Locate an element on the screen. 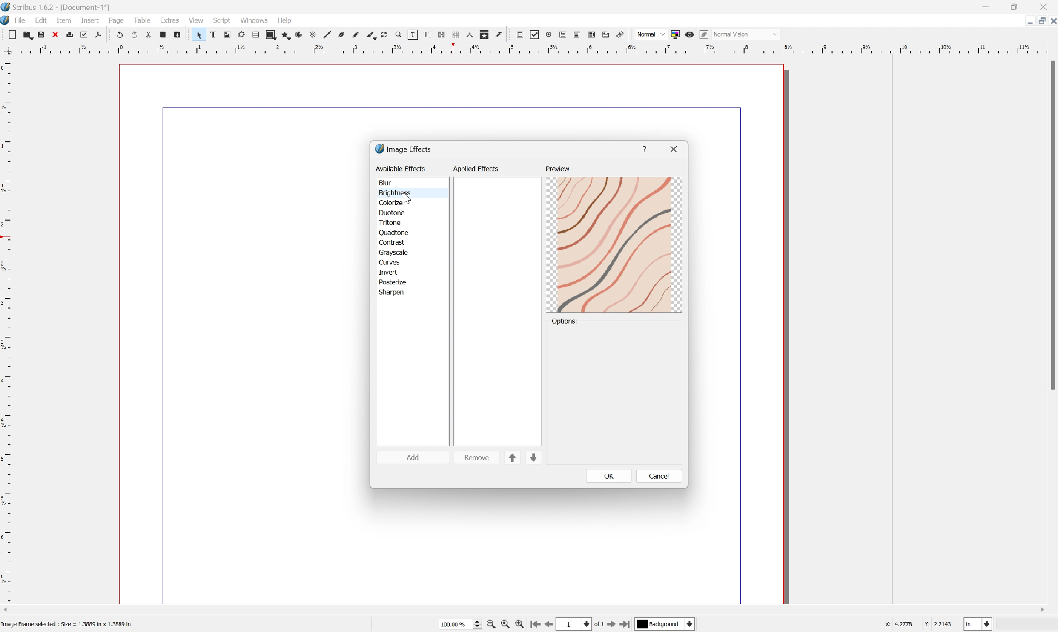 The width and height of the screenshot is (1058, 632). Zoom to 100% is located at coordinates (507, 625).